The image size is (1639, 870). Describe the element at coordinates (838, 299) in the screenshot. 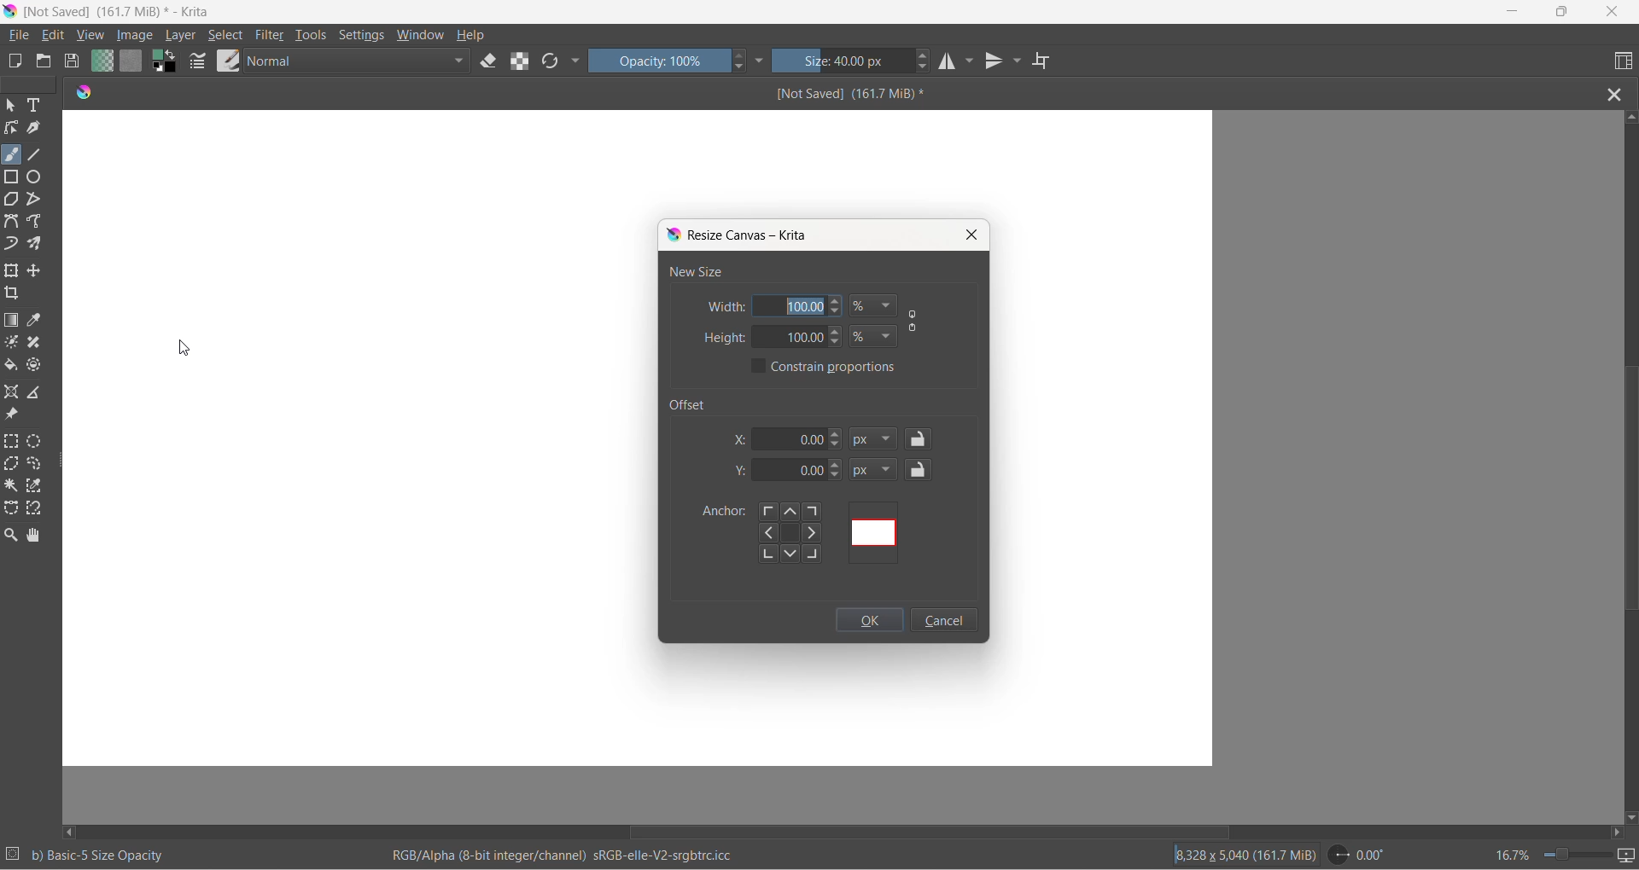

I see `increment width` at that location.